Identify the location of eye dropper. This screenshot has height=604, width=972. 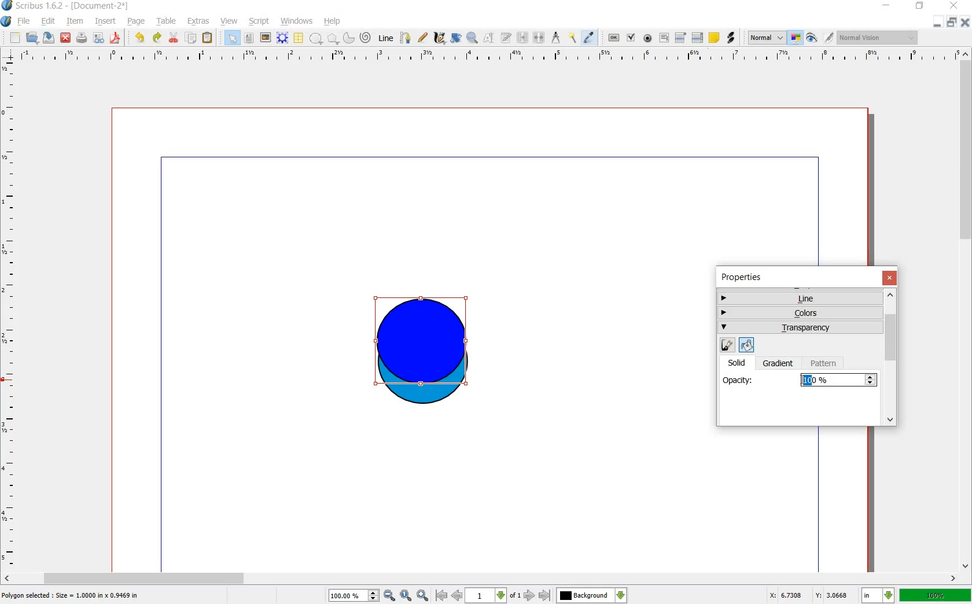
(588, 38).